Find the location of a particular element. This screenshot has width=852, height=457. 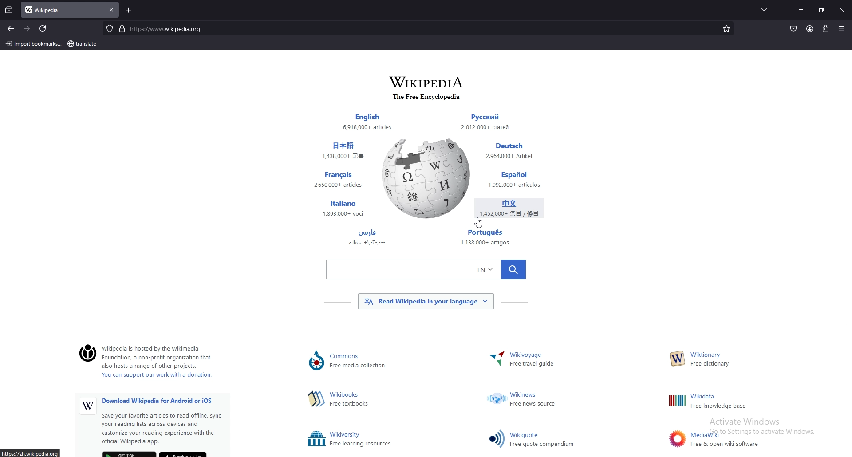

 is located at coordinates (496, 438).